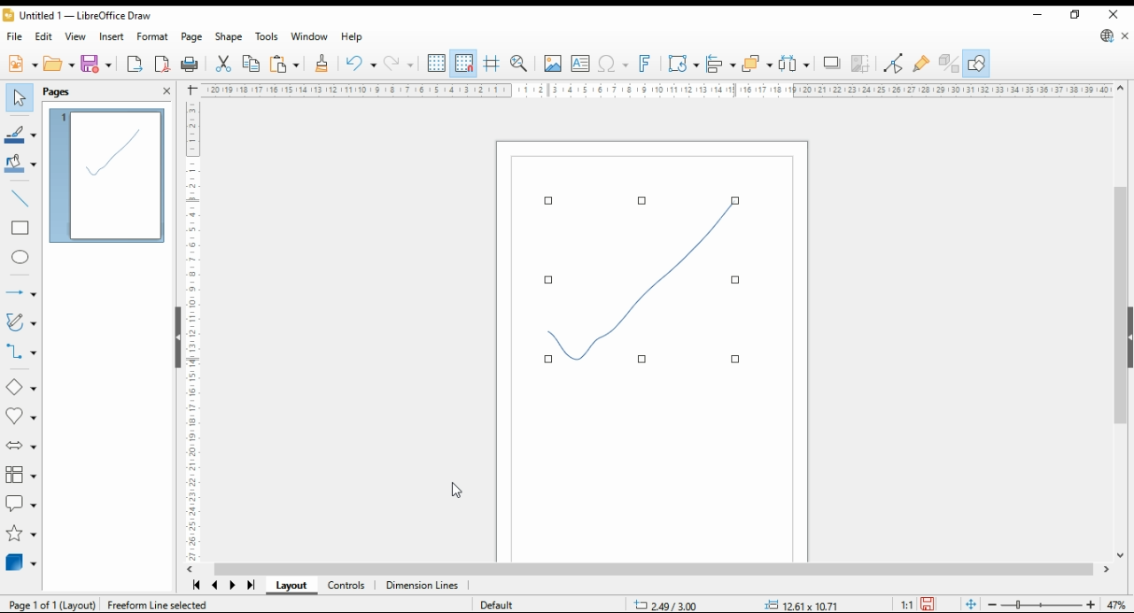 The width and height of the screenshot is (1134, 613). I want to click on arrange, so click(757, 64).